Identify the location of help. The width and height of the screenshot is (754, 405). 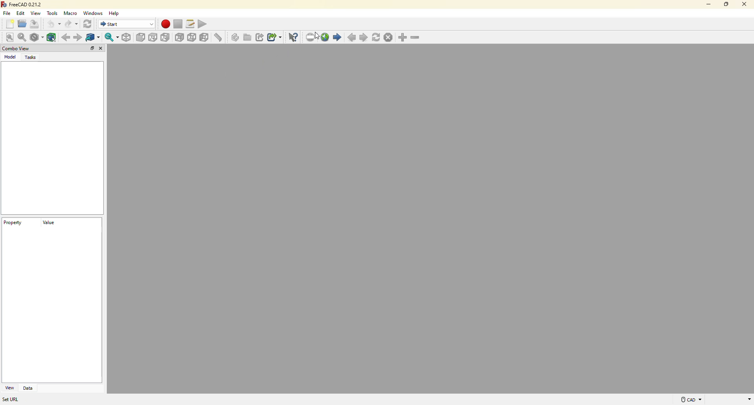
(116, 13).